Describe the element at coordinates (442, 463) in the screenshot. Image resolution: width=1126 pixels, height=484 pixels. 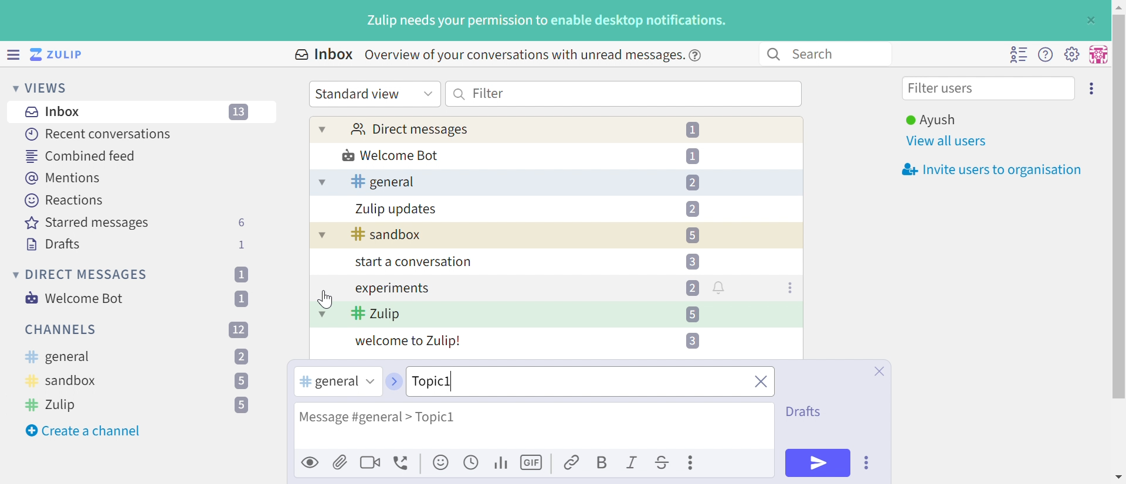
I see `Add emoji` at that location.